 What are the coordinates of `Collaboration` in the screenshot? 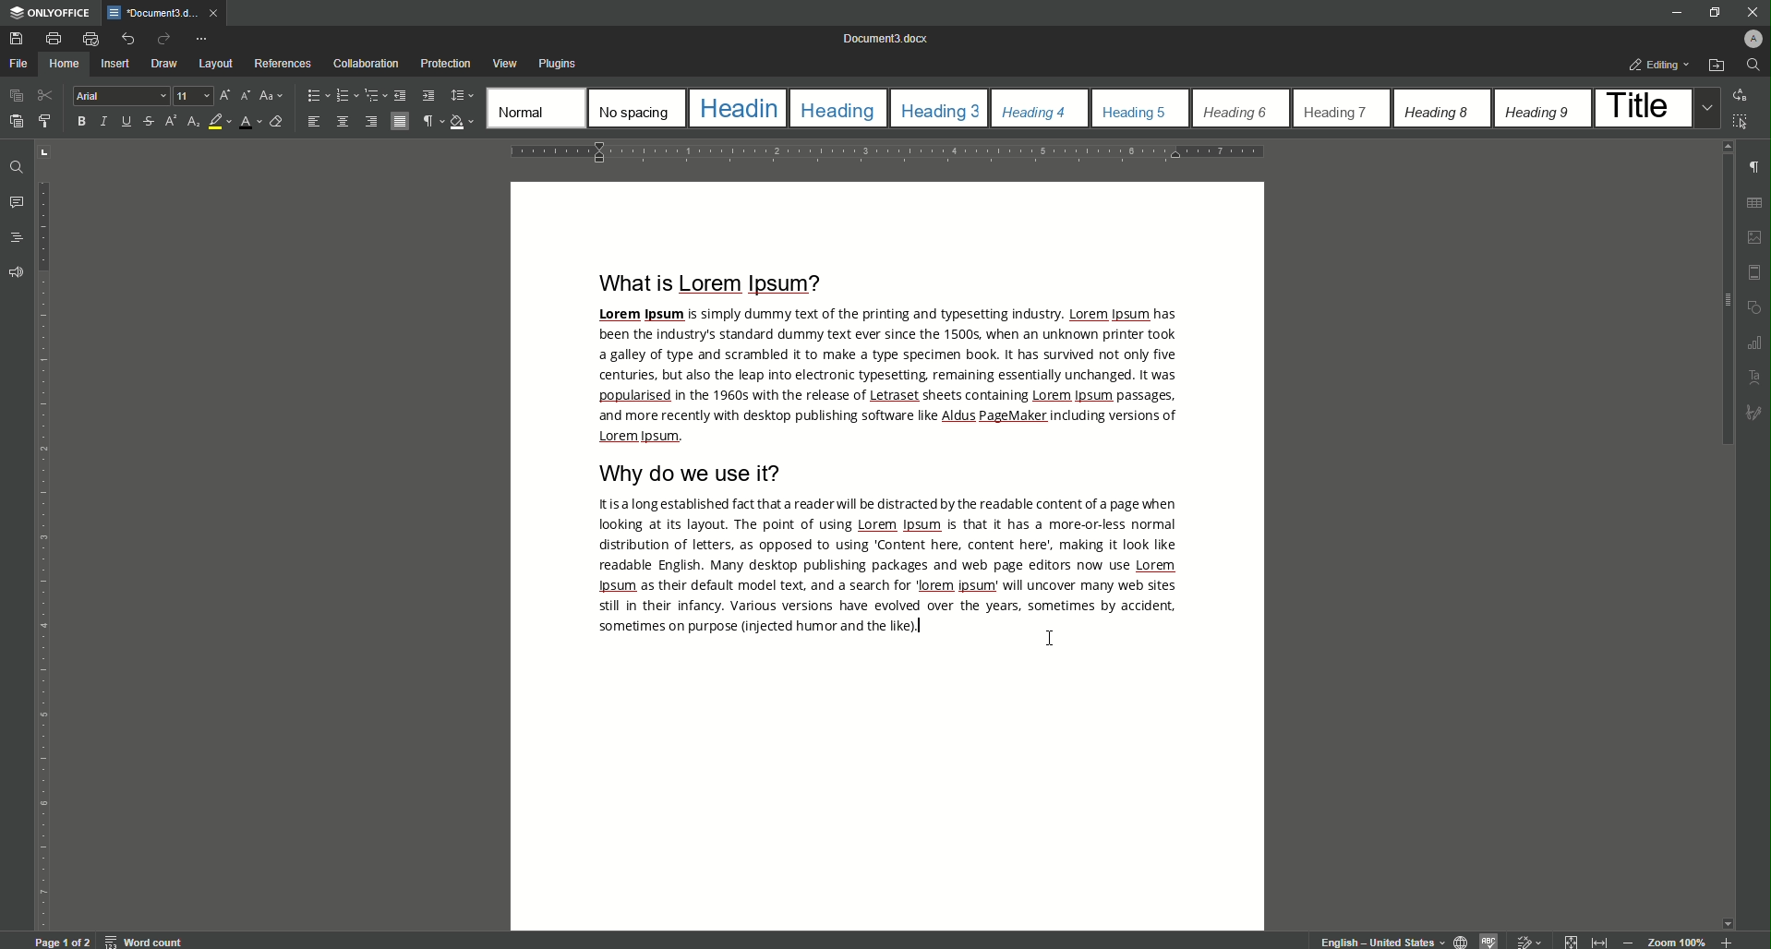 It's located at (365, 64).